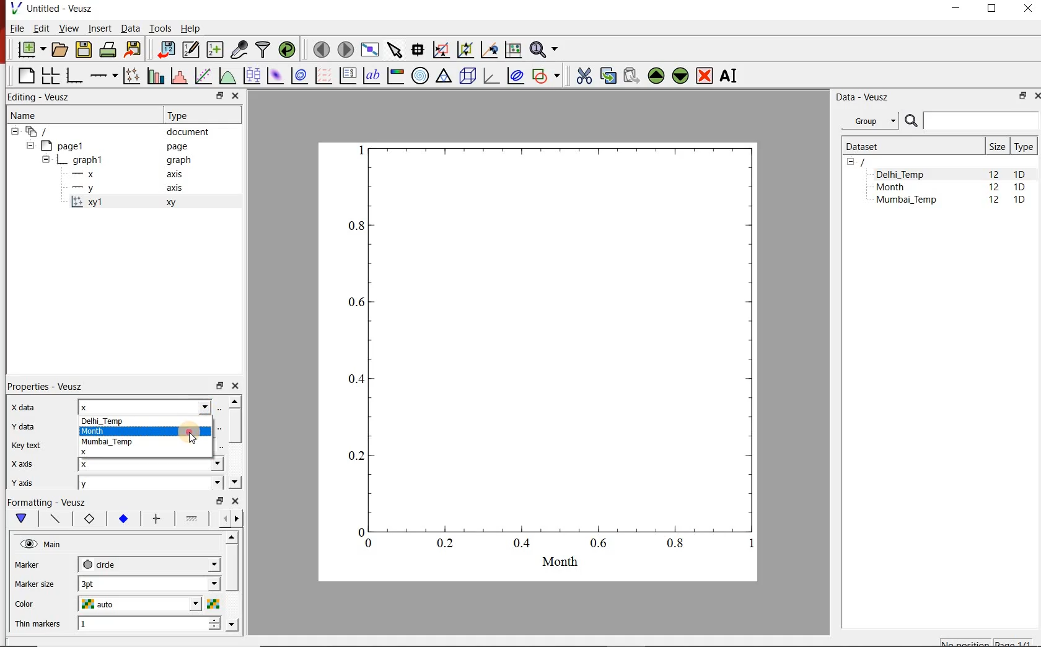  What do you see at coordinates (607, 76) in the screenshot?
I see `copy the selected widget` at bounding box center [607, 76].